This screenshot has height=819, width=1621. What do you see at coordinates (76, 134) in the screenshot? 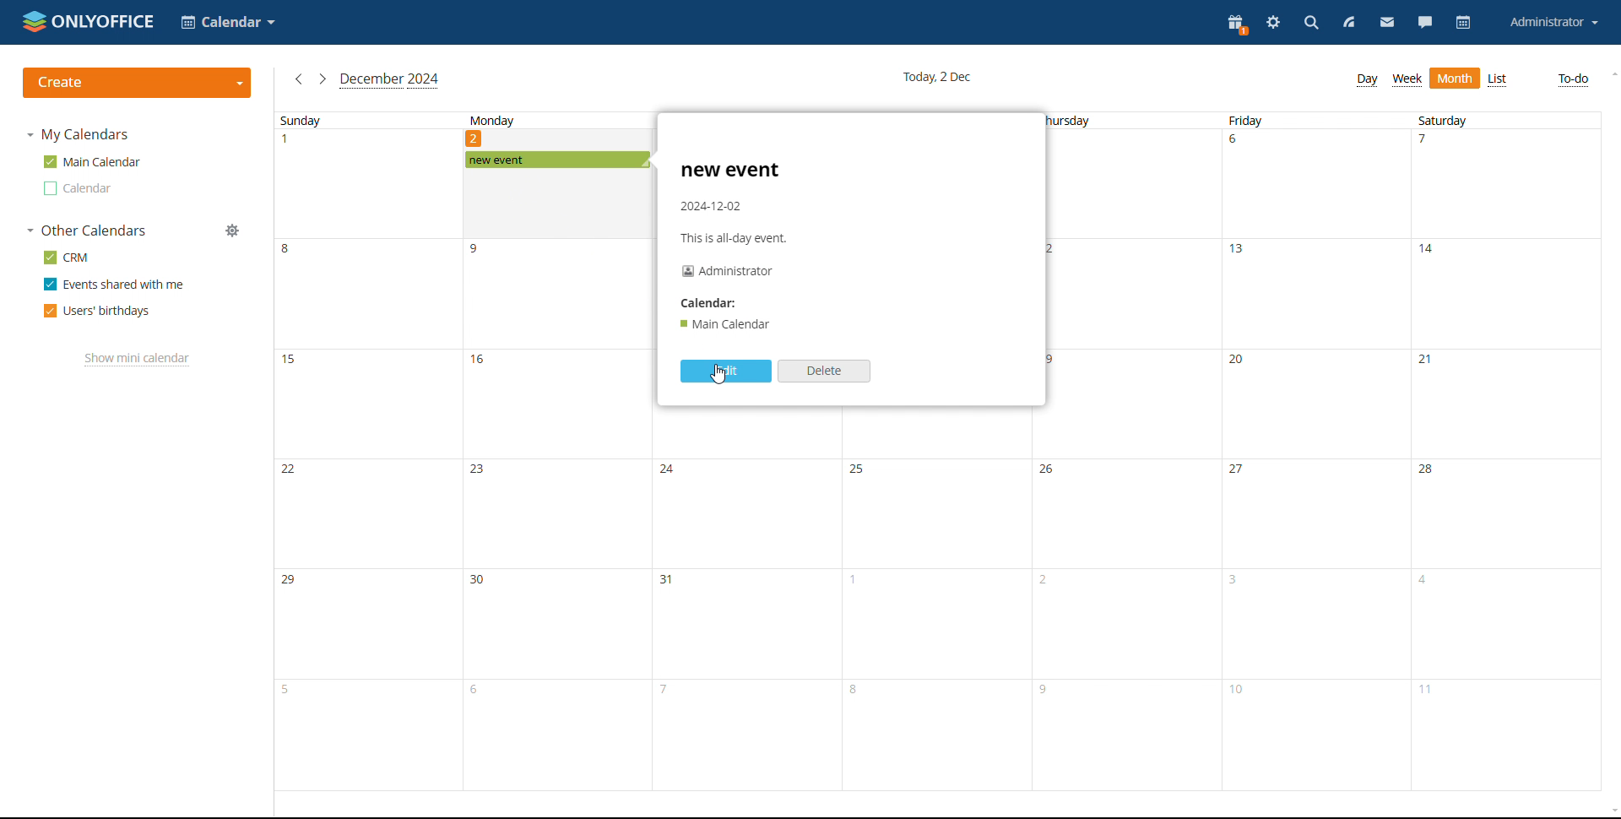
I see `my calendars` at bounding box center [76, 134].